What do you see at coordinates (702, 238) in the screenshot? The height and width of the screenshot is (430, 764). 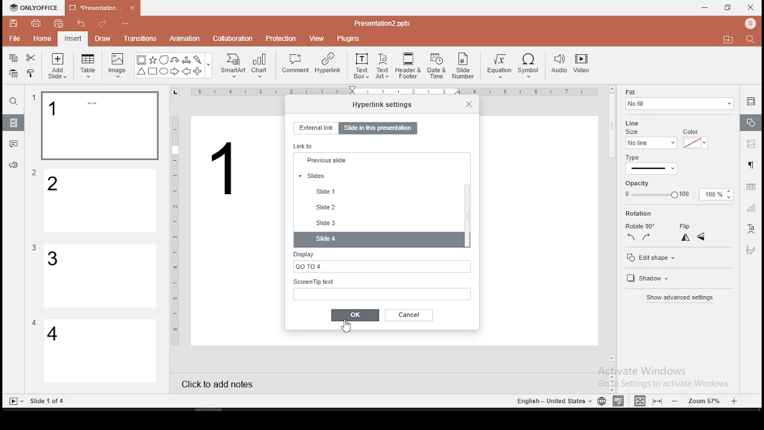 I see `flip vertical` at bounding box center [702, 238].